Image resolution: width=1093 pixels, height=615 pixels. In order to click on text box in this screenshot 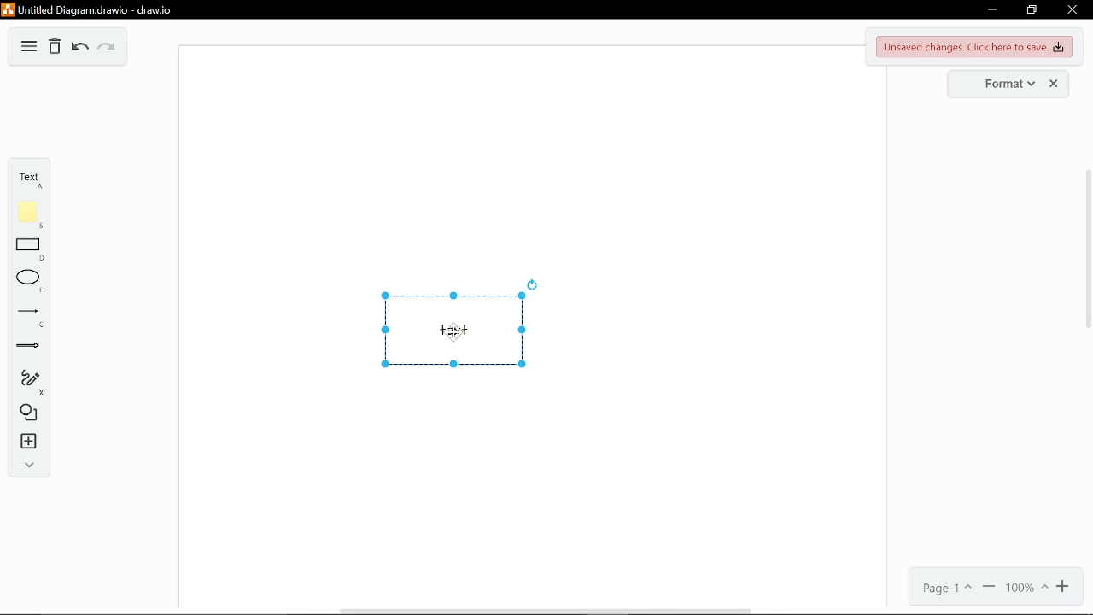, I will do `click(455, 330)`.